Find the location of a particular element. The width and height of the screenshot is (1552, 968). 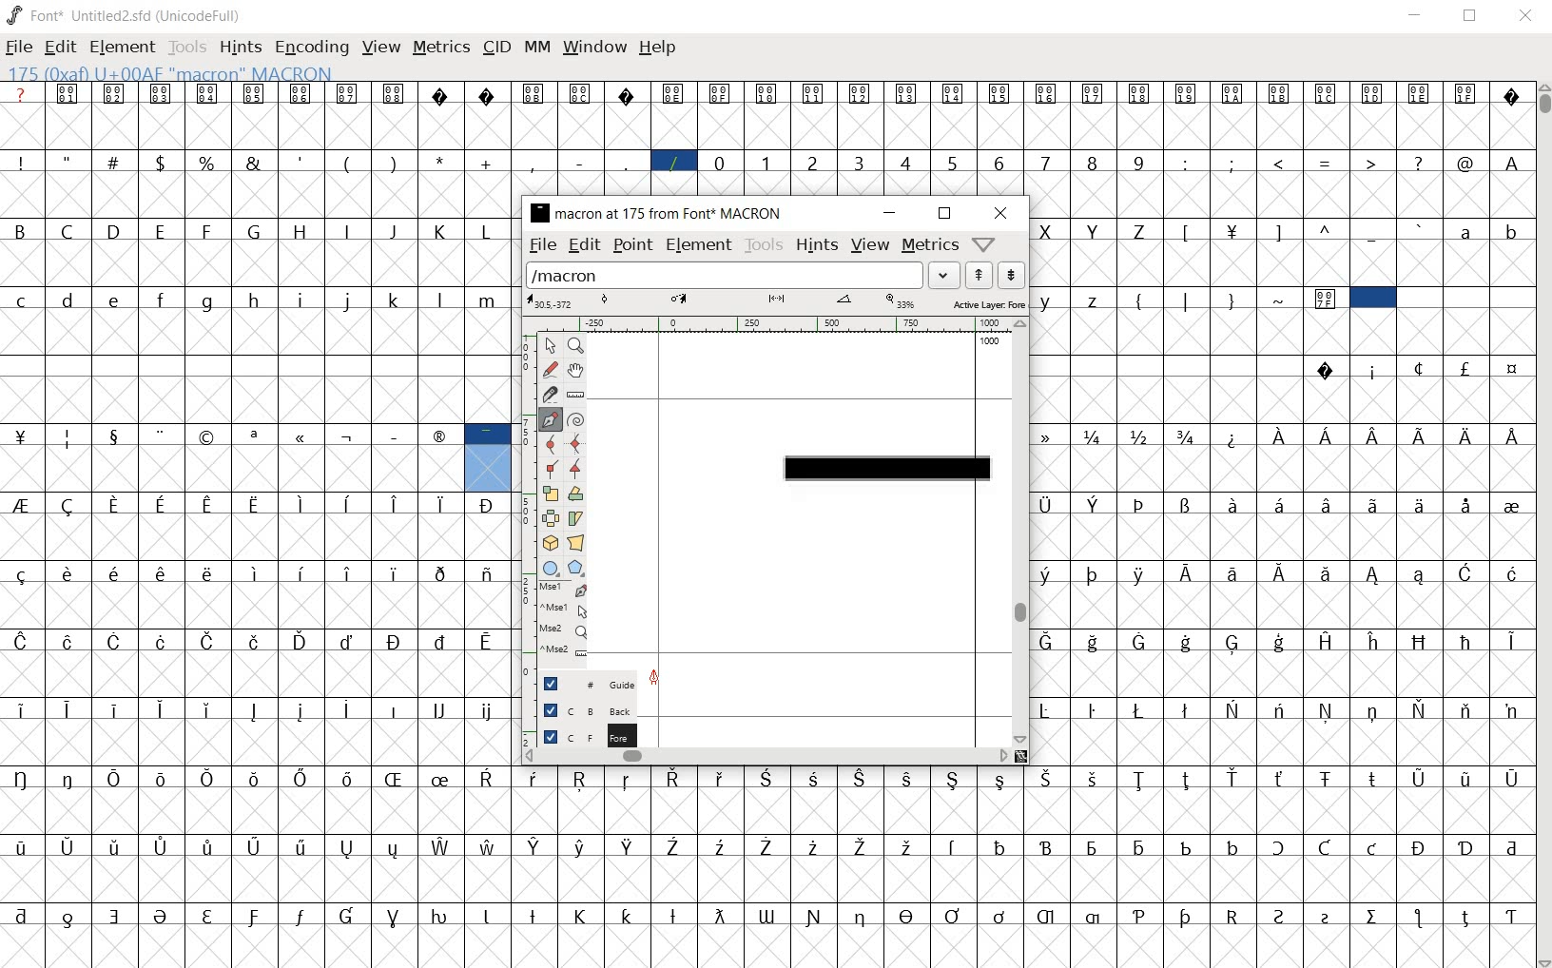

Symbol is located at coordinates (302, 504).